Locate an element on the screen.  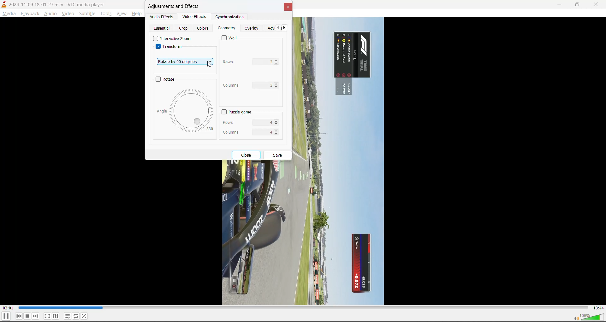
settings is located at coordinates (56, 316).